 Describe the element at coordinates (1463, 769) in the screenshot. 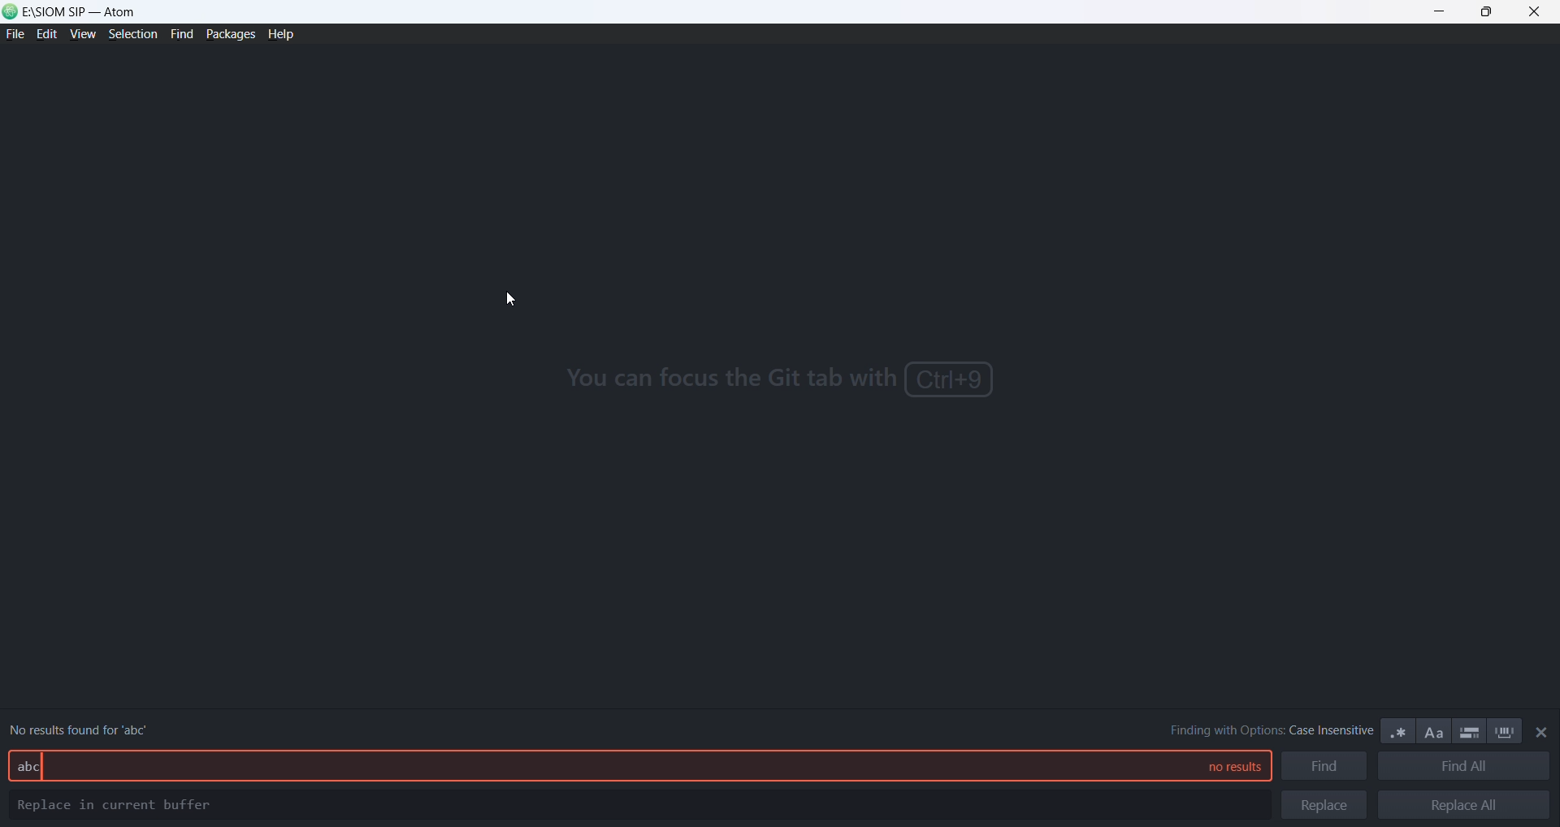

I see `find all` at that location.